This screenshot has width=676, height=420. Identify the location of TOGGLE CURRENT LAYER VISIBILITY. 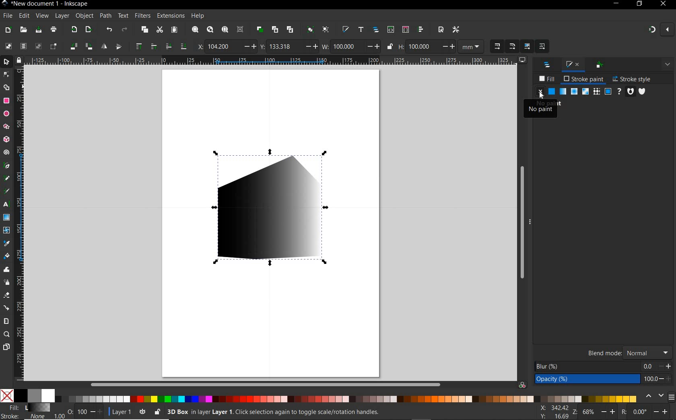
(141, 412).